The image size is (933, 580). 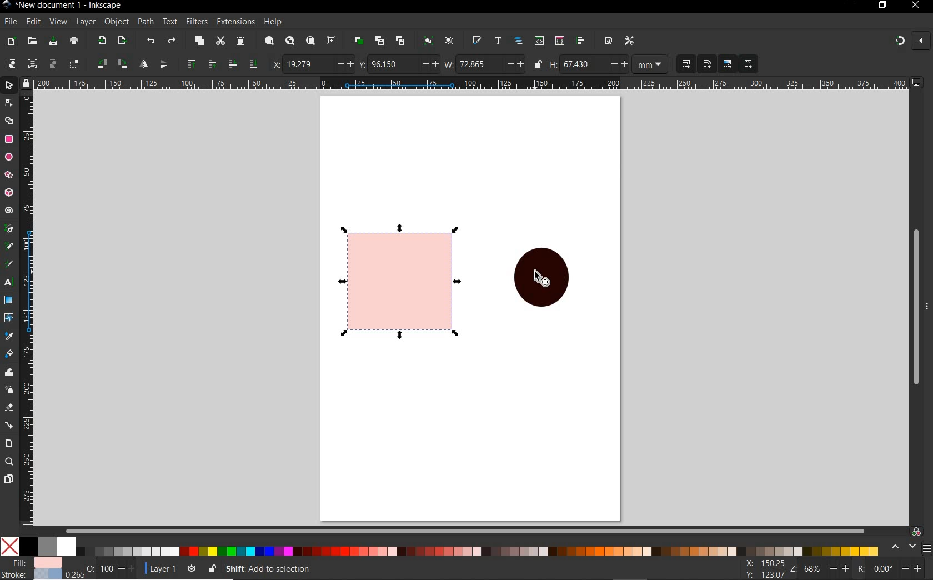 I want to click on dropper tool, so click(x=8, y=334).